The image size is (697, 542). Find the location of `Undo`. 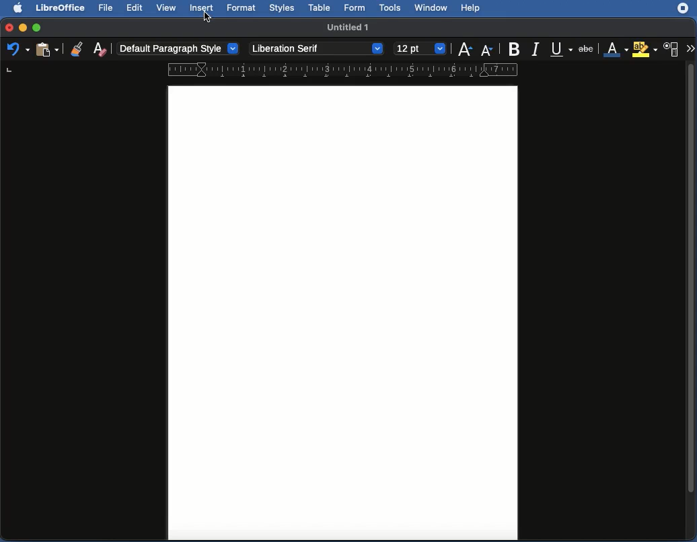

Undo is located at coordinates (19, 49).